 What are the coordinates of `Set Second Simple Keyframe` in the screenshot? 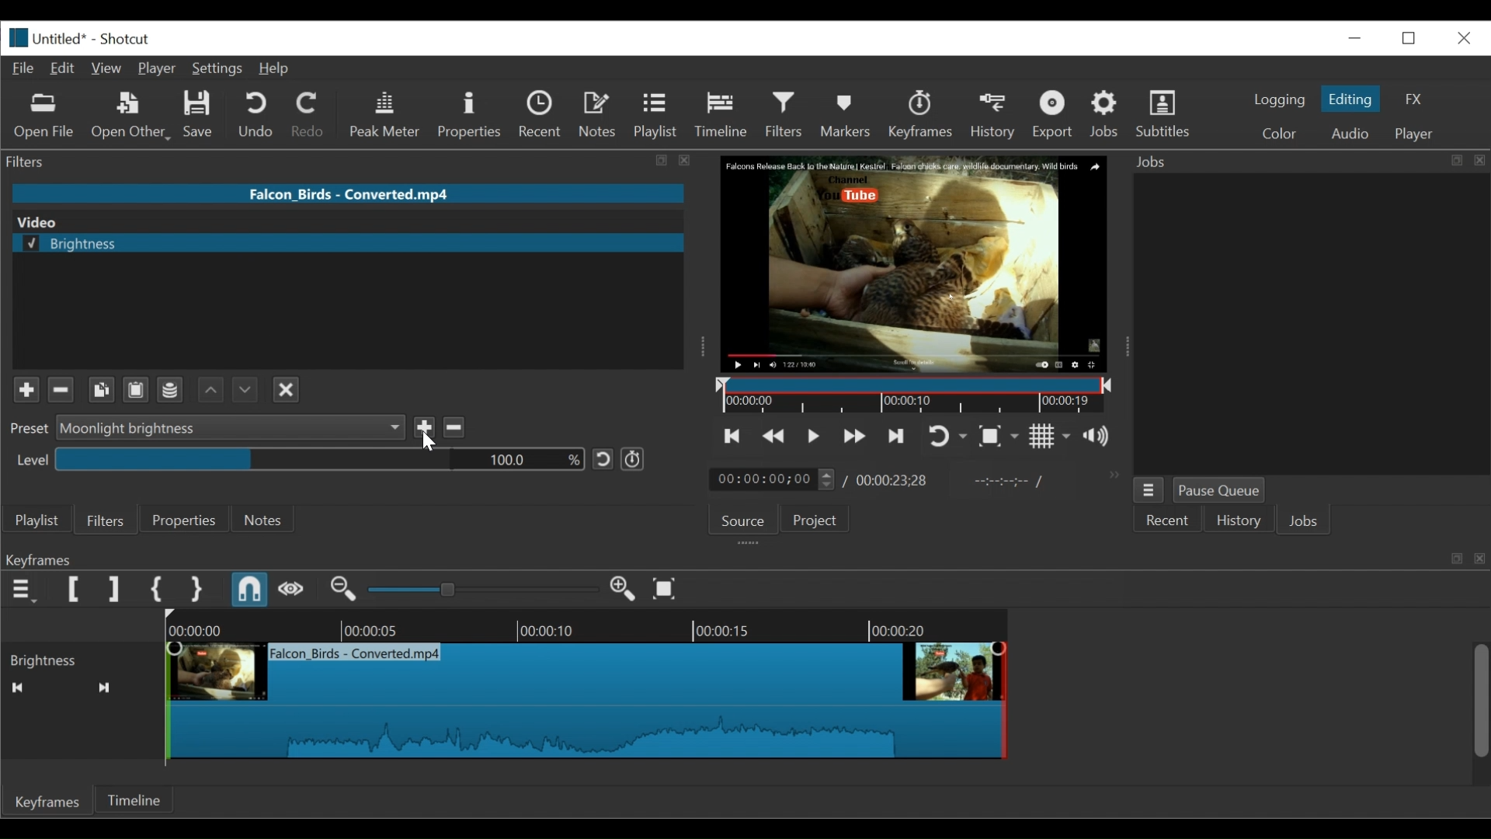 It's located at (195, 589).